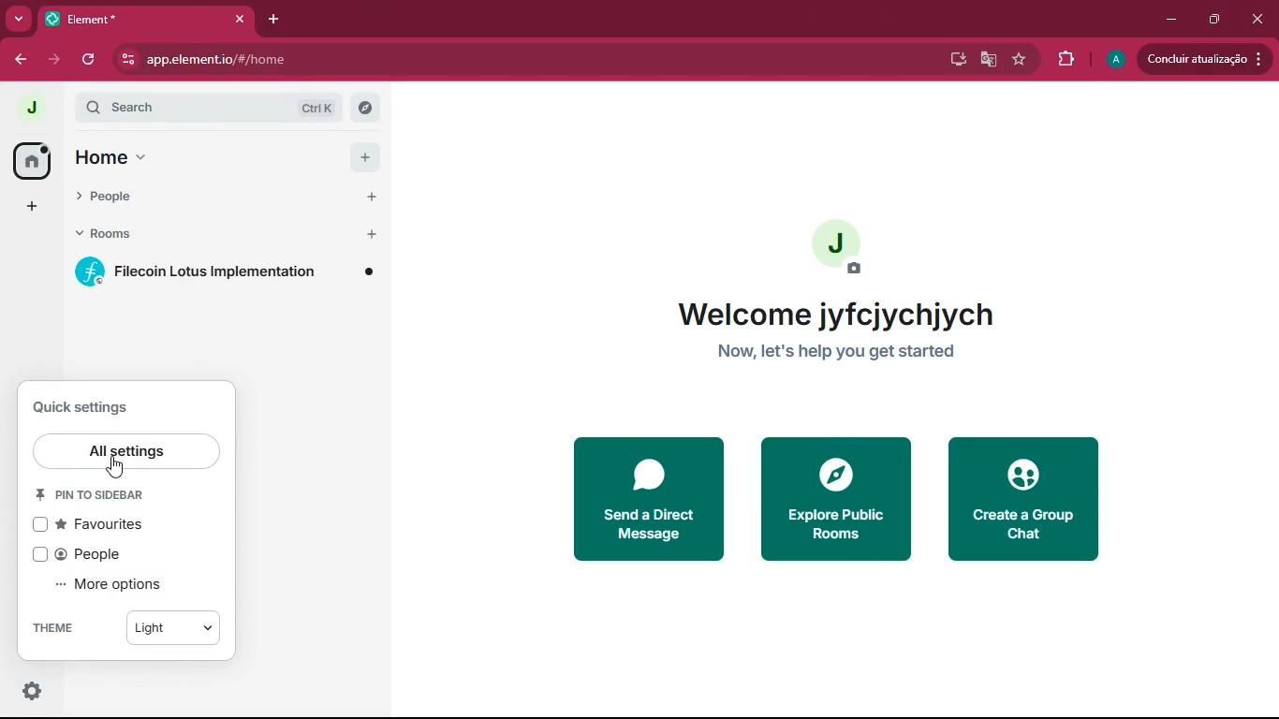  I want to click on extensions, so click(1066, 60).